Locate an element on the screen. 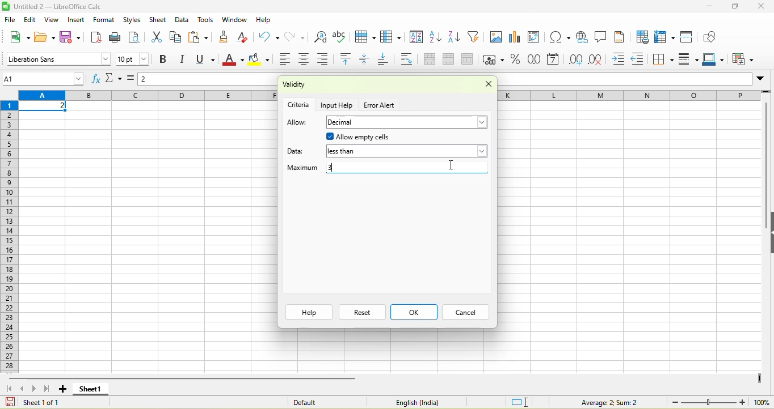  font size is located at coordinates (133, 59).